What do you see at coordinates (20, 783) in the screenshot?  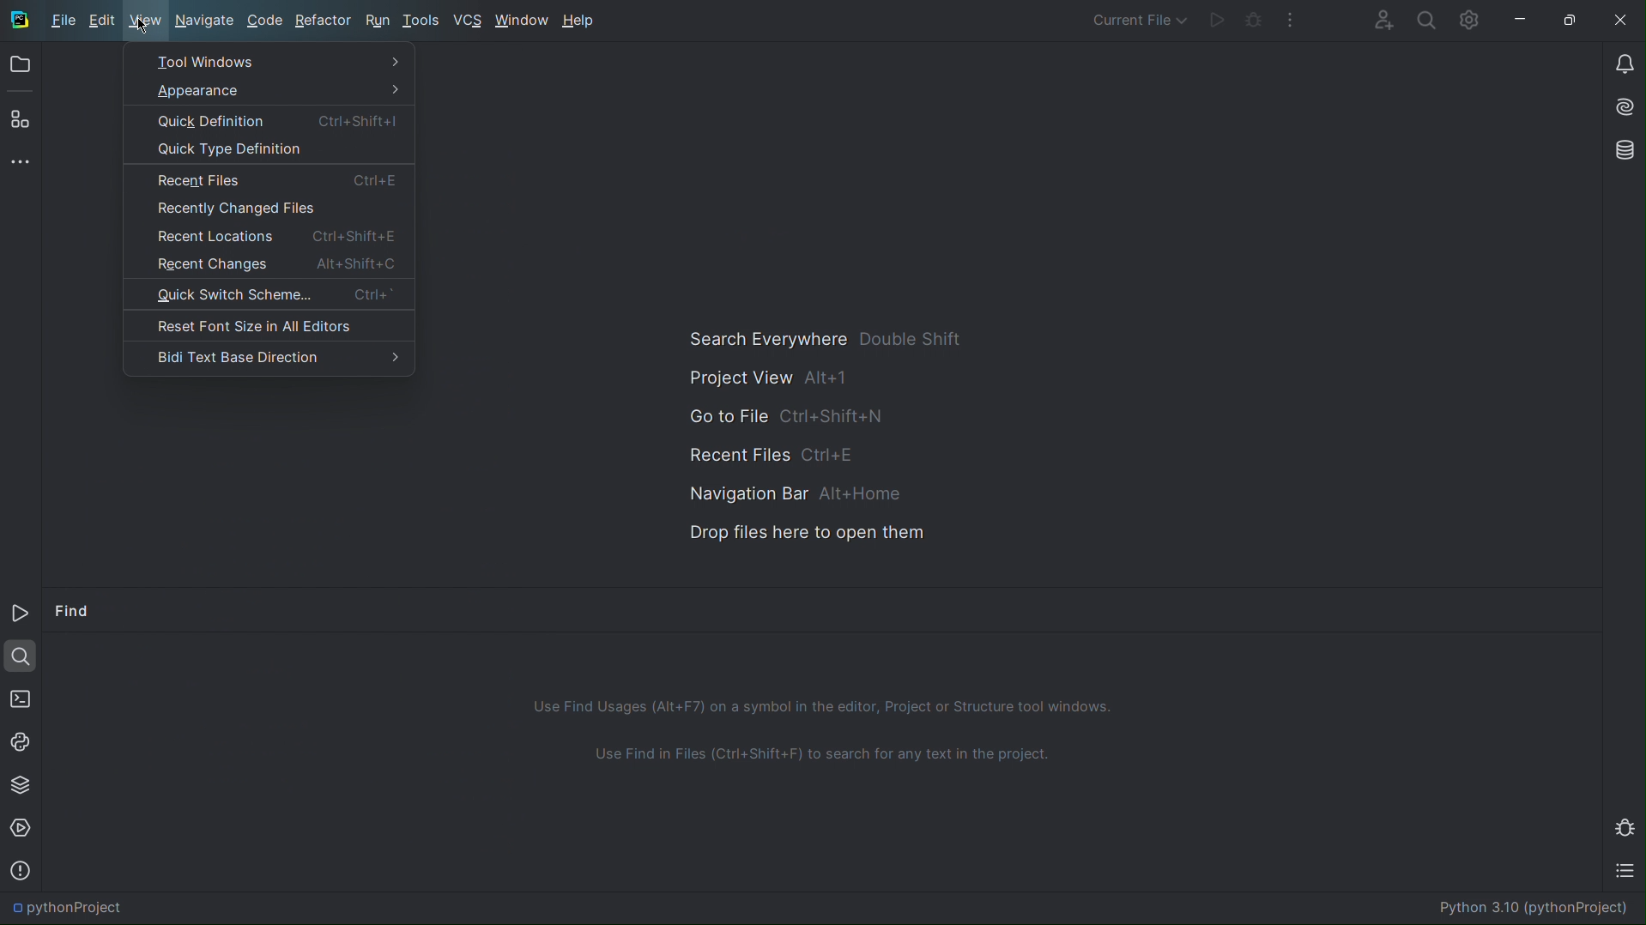 I see `Python Packages` at bounding box center [20, 783].